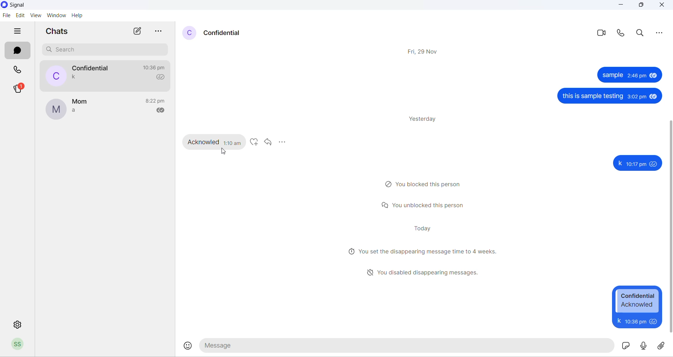  I want to click on Acknowled, so click(203, 141).